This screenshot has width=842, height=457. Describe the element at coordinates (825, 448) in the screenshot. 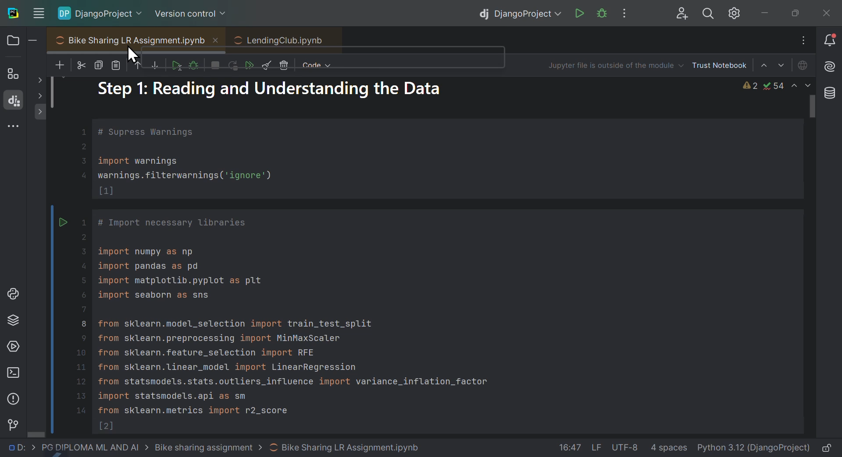

I see `lock` at that location.